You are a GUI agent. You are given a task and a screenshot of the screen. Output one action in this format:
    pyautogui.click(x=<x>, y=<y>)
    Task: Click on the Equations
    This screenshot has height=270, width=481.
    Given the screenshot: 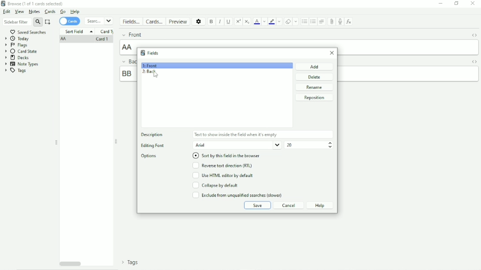 What is the action you would take?
    pyautogui.click(x=348, y=21)
    